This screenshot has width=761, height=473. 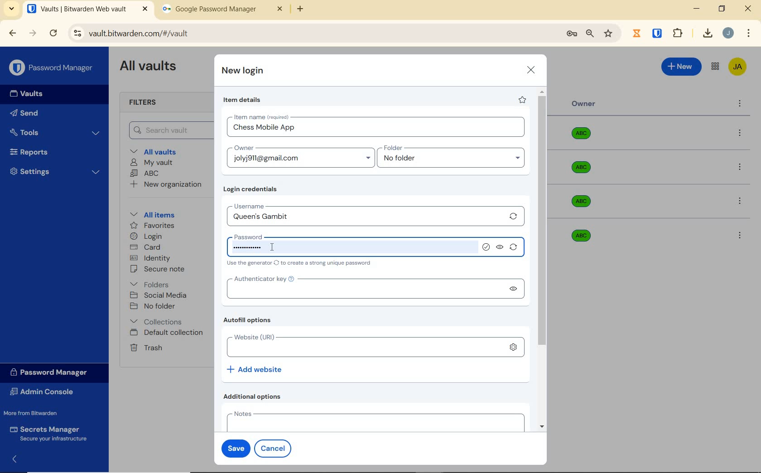 I want to click on Vaults, so click(x=29, y=94).